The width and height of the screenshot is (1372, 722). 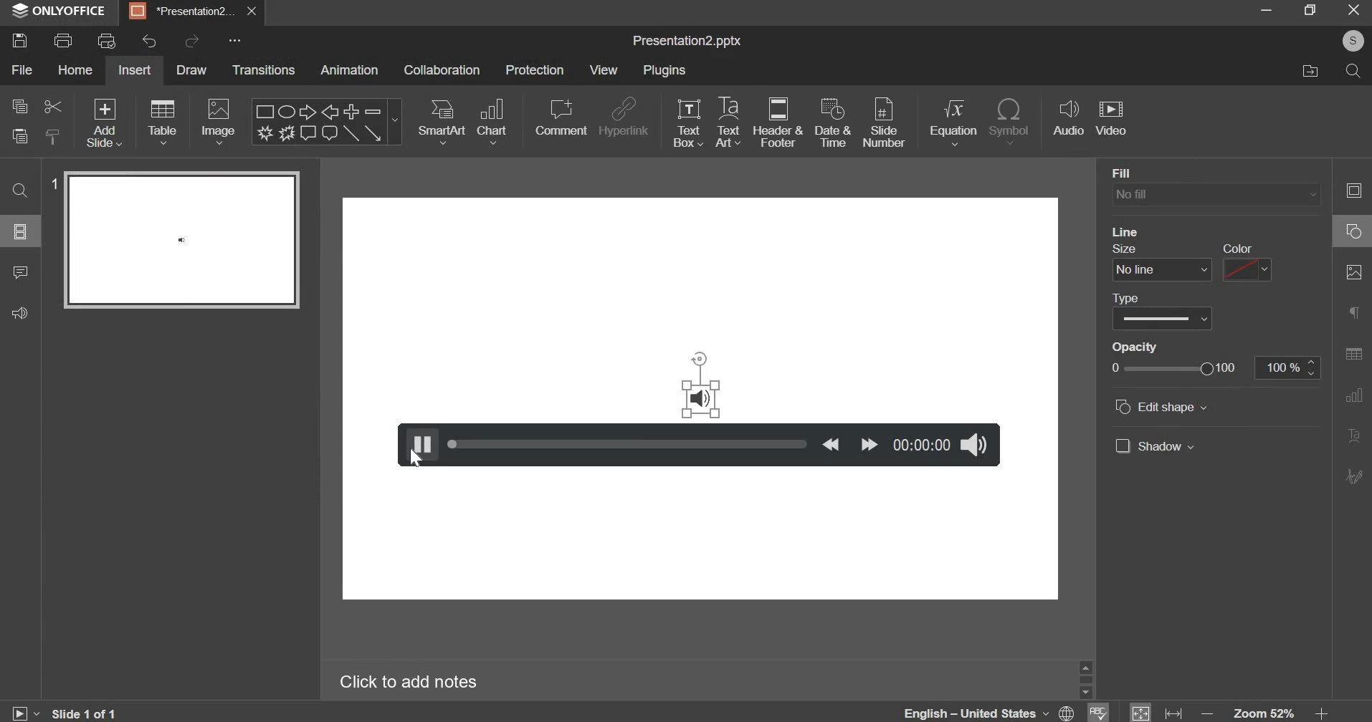 I want to click on home, so click(x=77, y=69).